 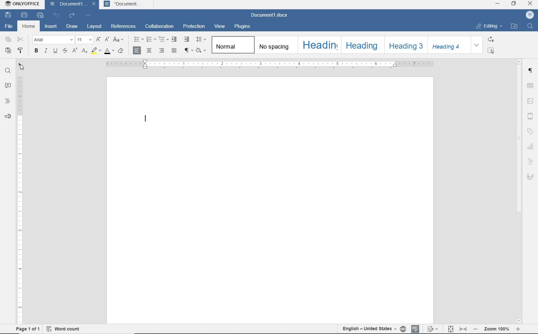 What do you see at coordinates (64, 51) in the screenshot?
I see `STRIKETHROUGH` at bounding box center [64, 51].